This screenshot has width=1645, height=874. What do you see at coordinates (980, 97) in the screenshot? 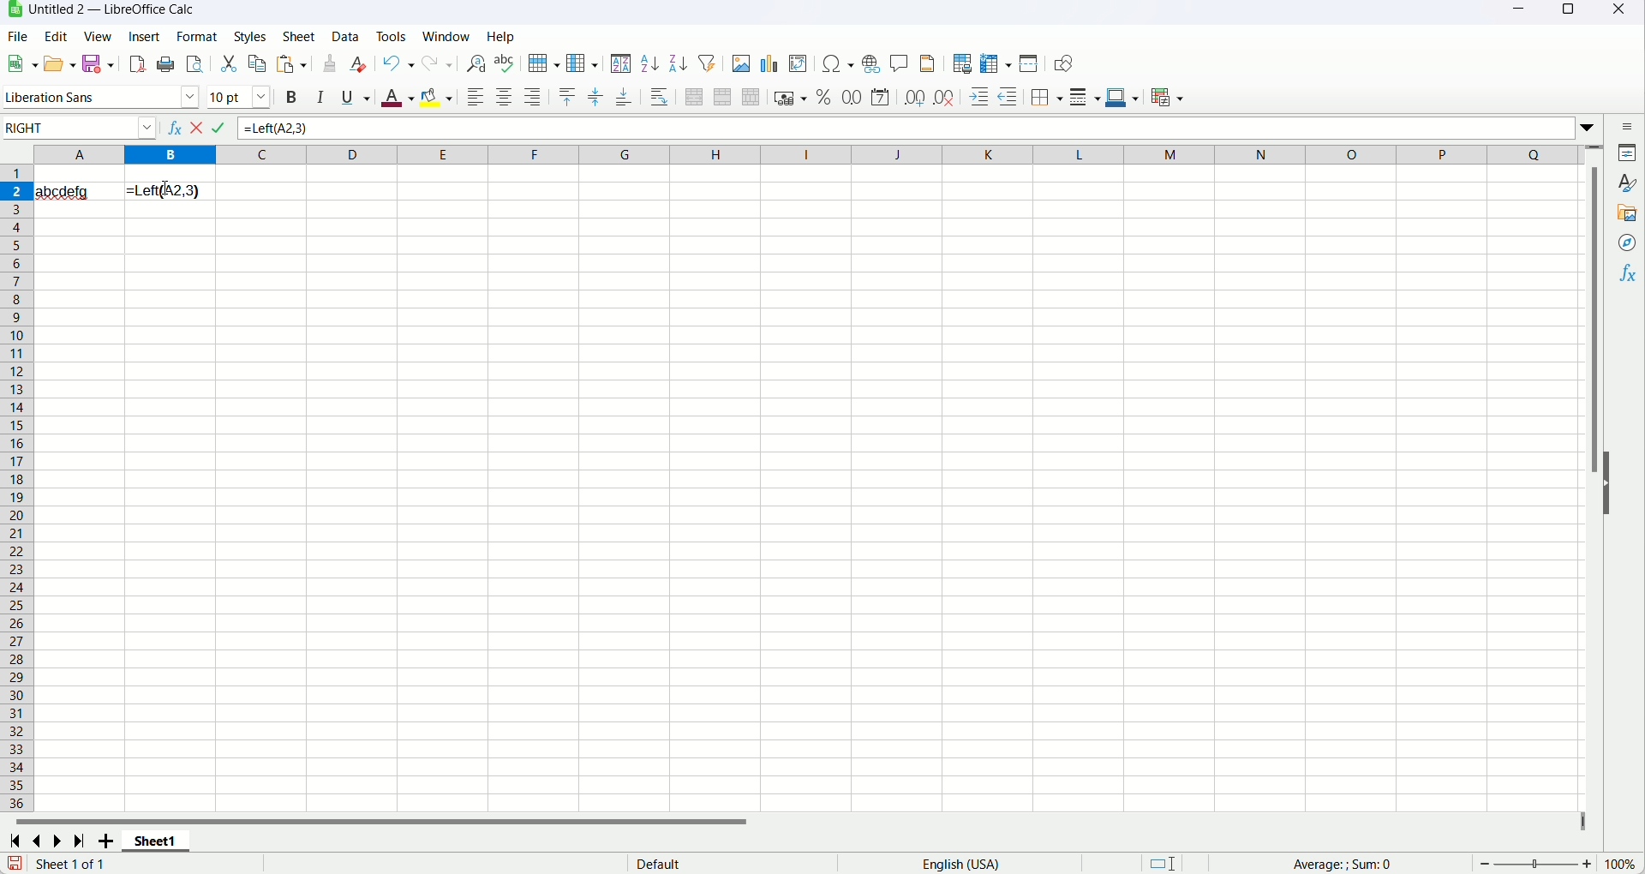
I see `decrease indent` at bounding box center [980, 97].